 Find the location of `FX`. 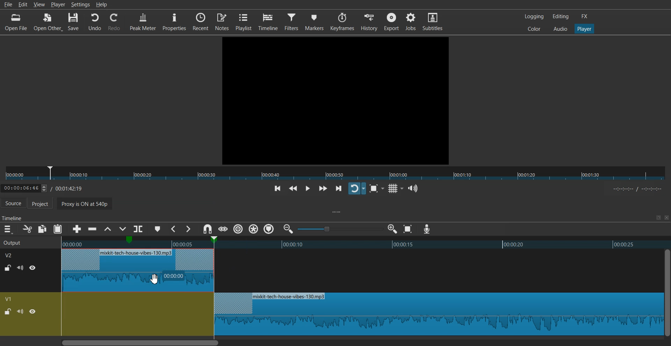

FX is located at coordinates (585, 16).